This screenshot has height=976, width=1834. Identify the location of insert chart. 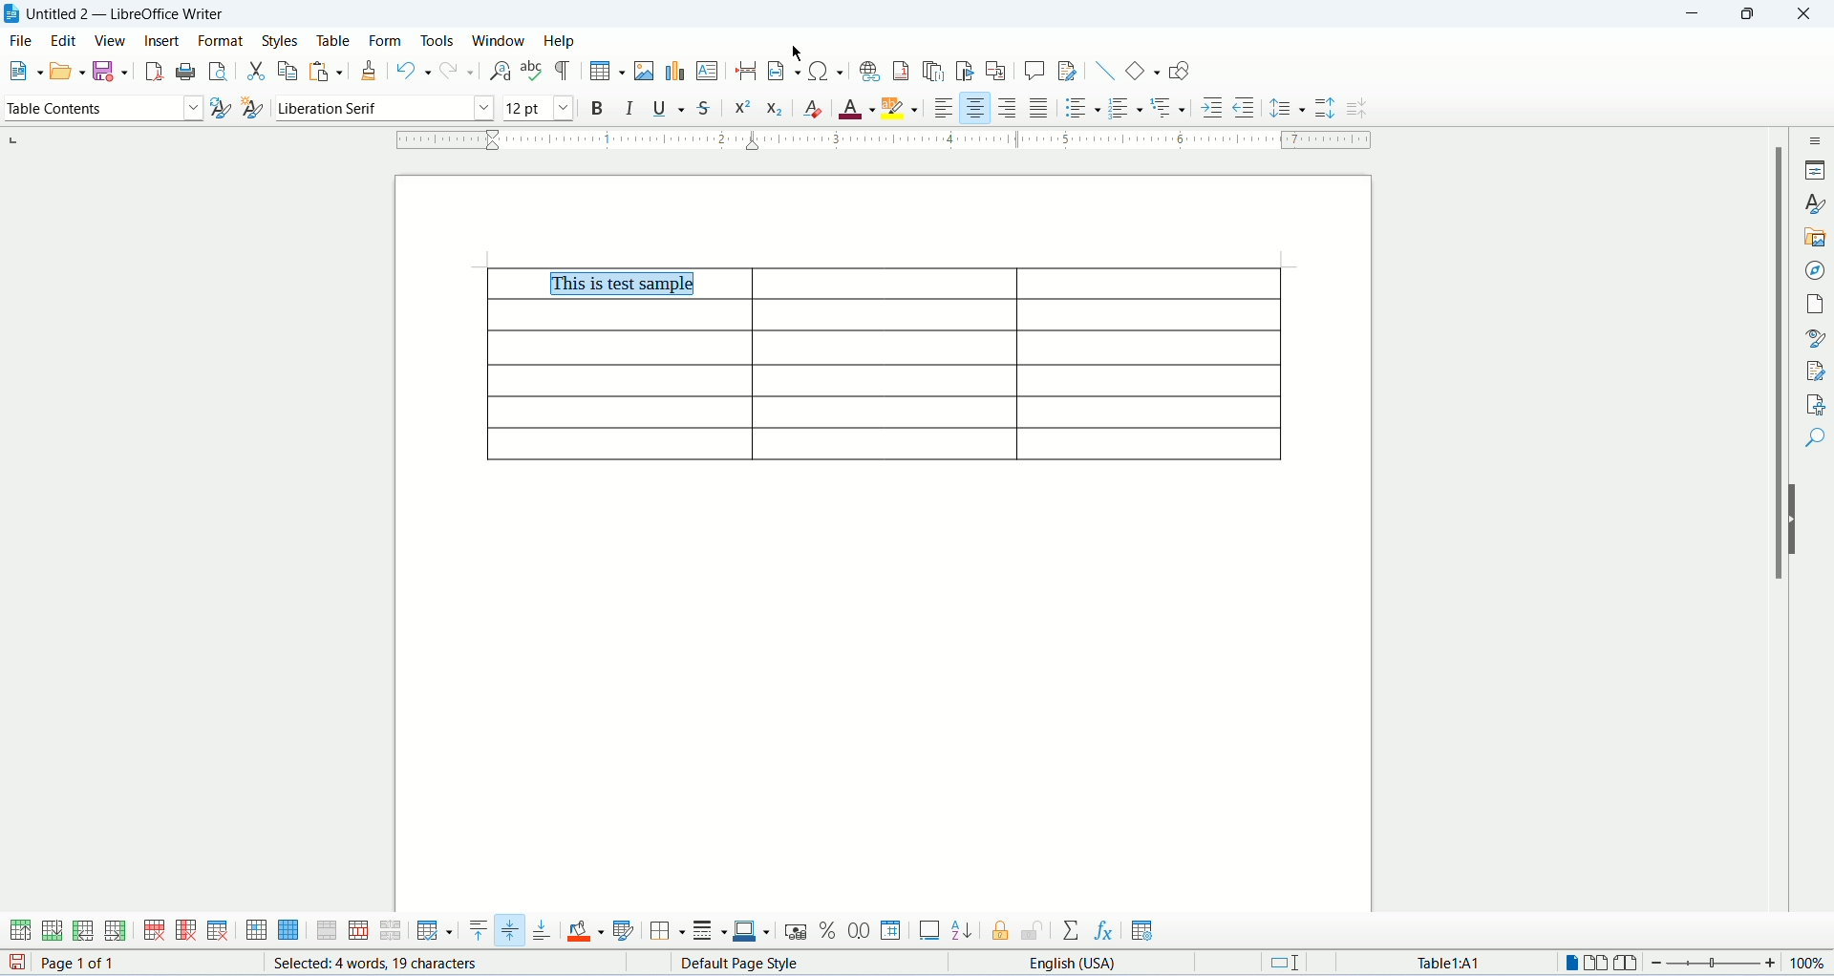
(676, 71).